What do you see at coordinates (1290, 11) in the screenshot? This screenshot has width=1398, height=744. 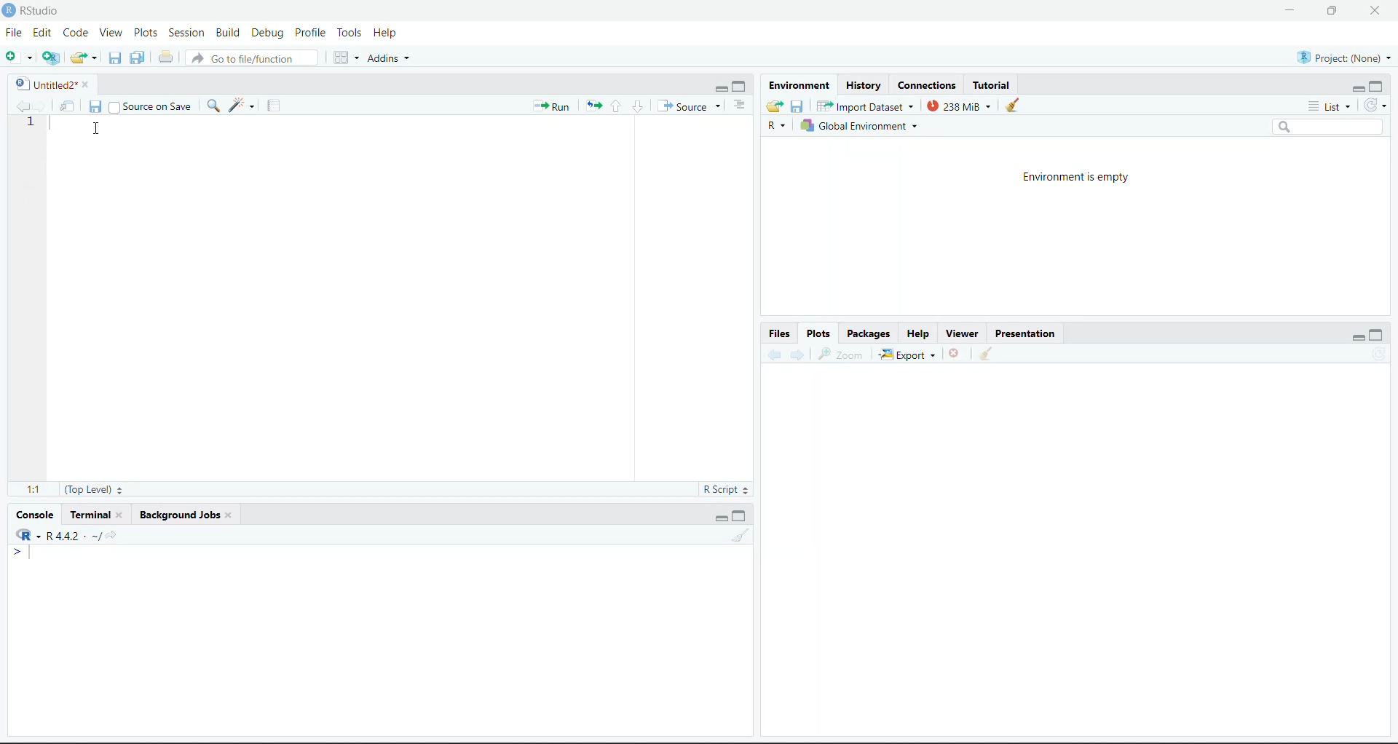 I see `minimize` at bounding box center [1290, 11].